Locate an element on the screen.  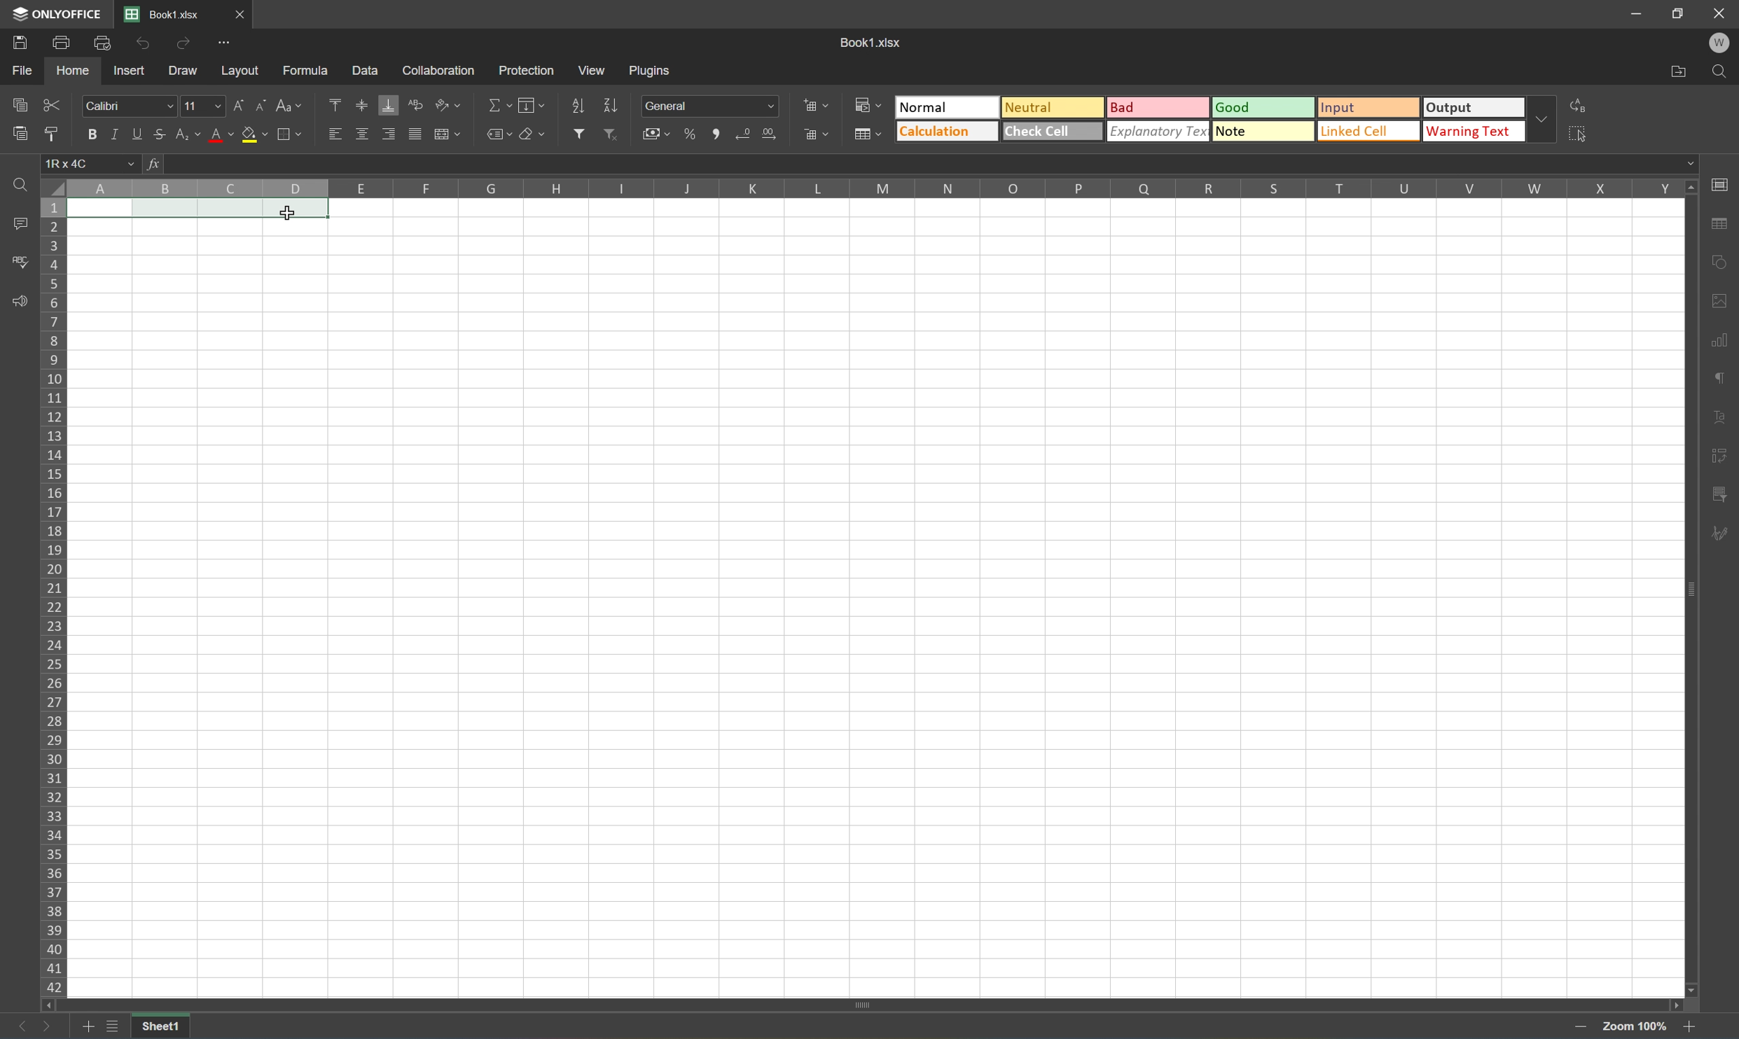
Italic is located at coordinates (120, 135).